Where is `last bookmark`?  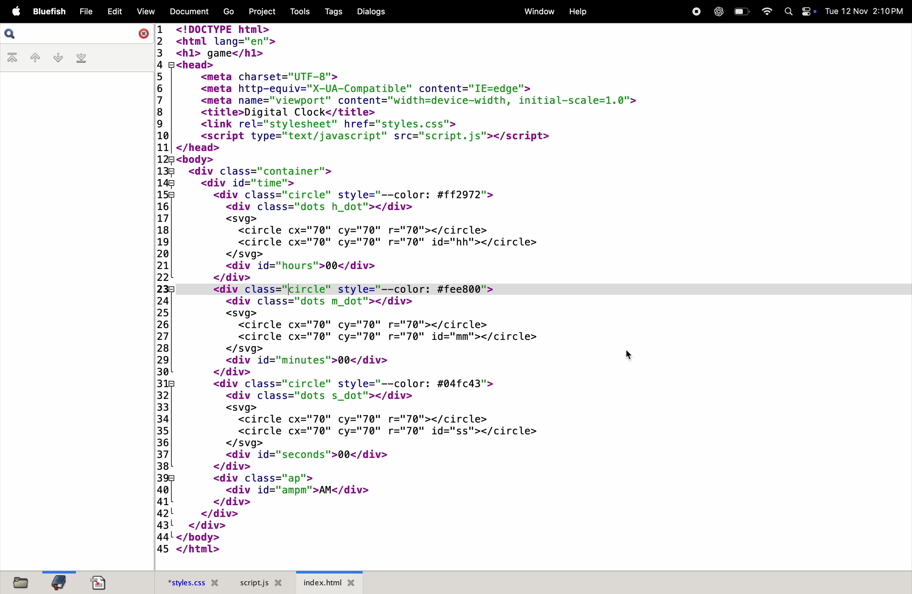 last bookmark is located at coordinates (83, 58).